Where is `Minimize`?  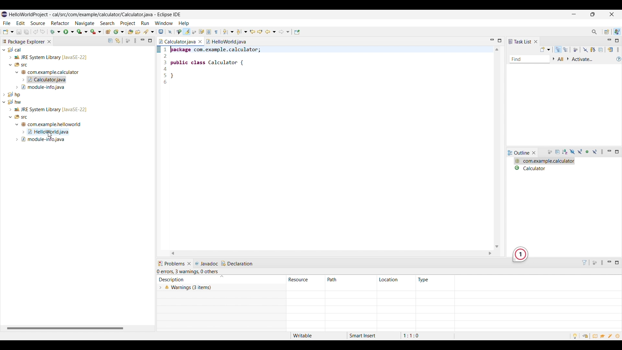
Minimize is located at coordinates (143, 41).